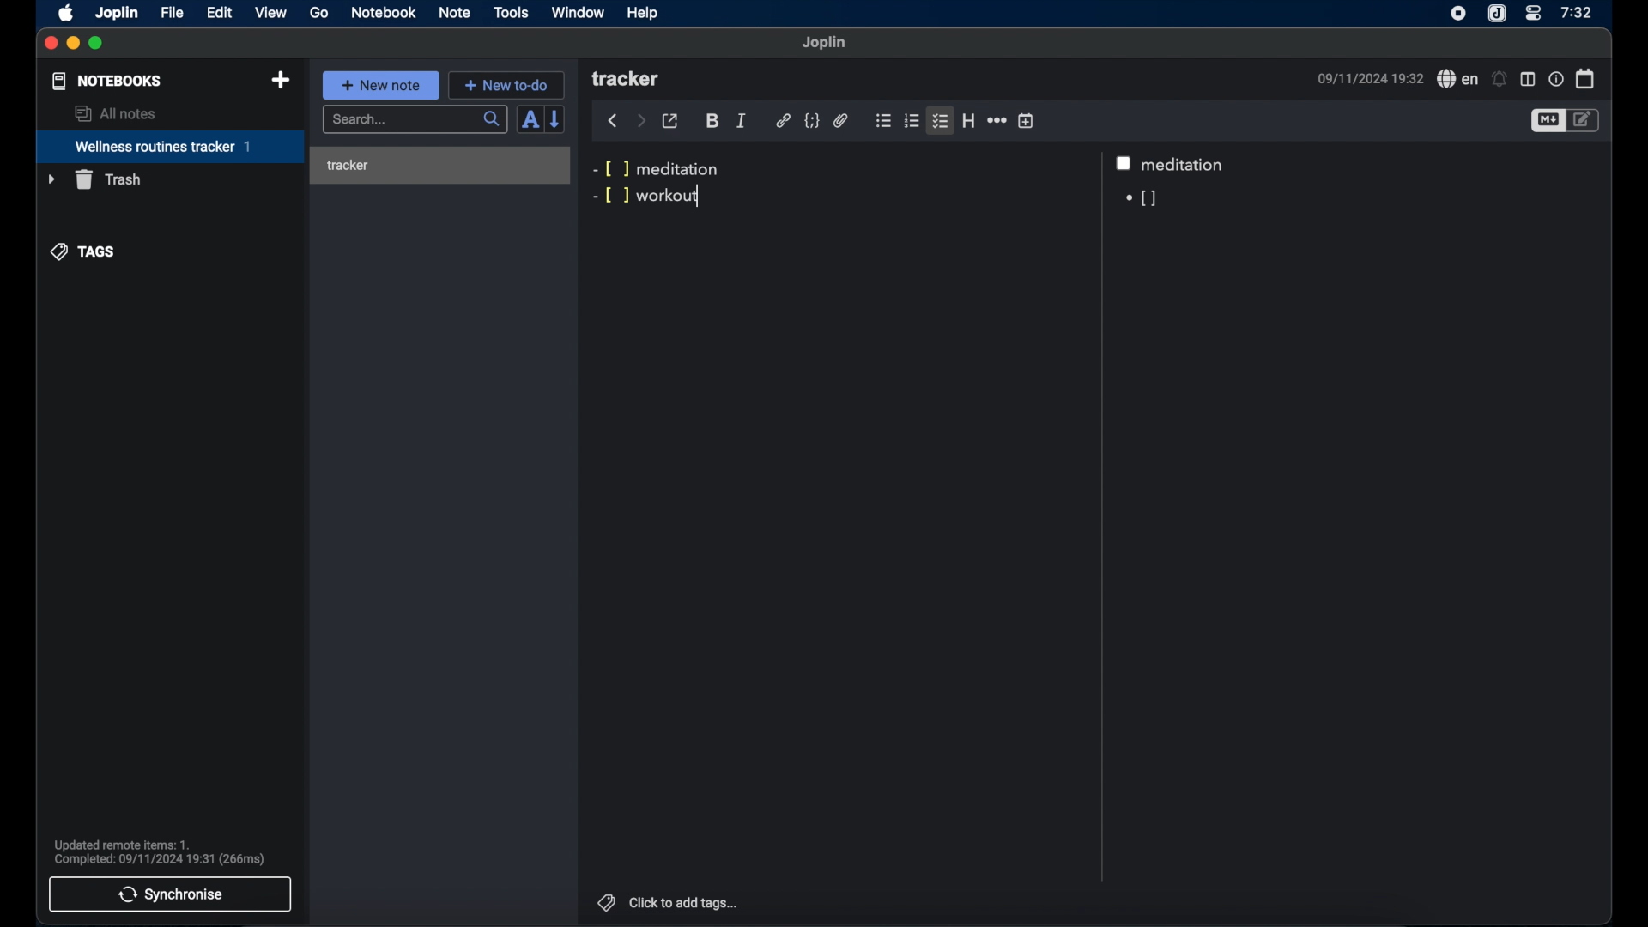 The image size is (1648, 927). What do you see at coordinates (94, 179) in the screenshot?
I see `trash` at bounding box center [94, 179].